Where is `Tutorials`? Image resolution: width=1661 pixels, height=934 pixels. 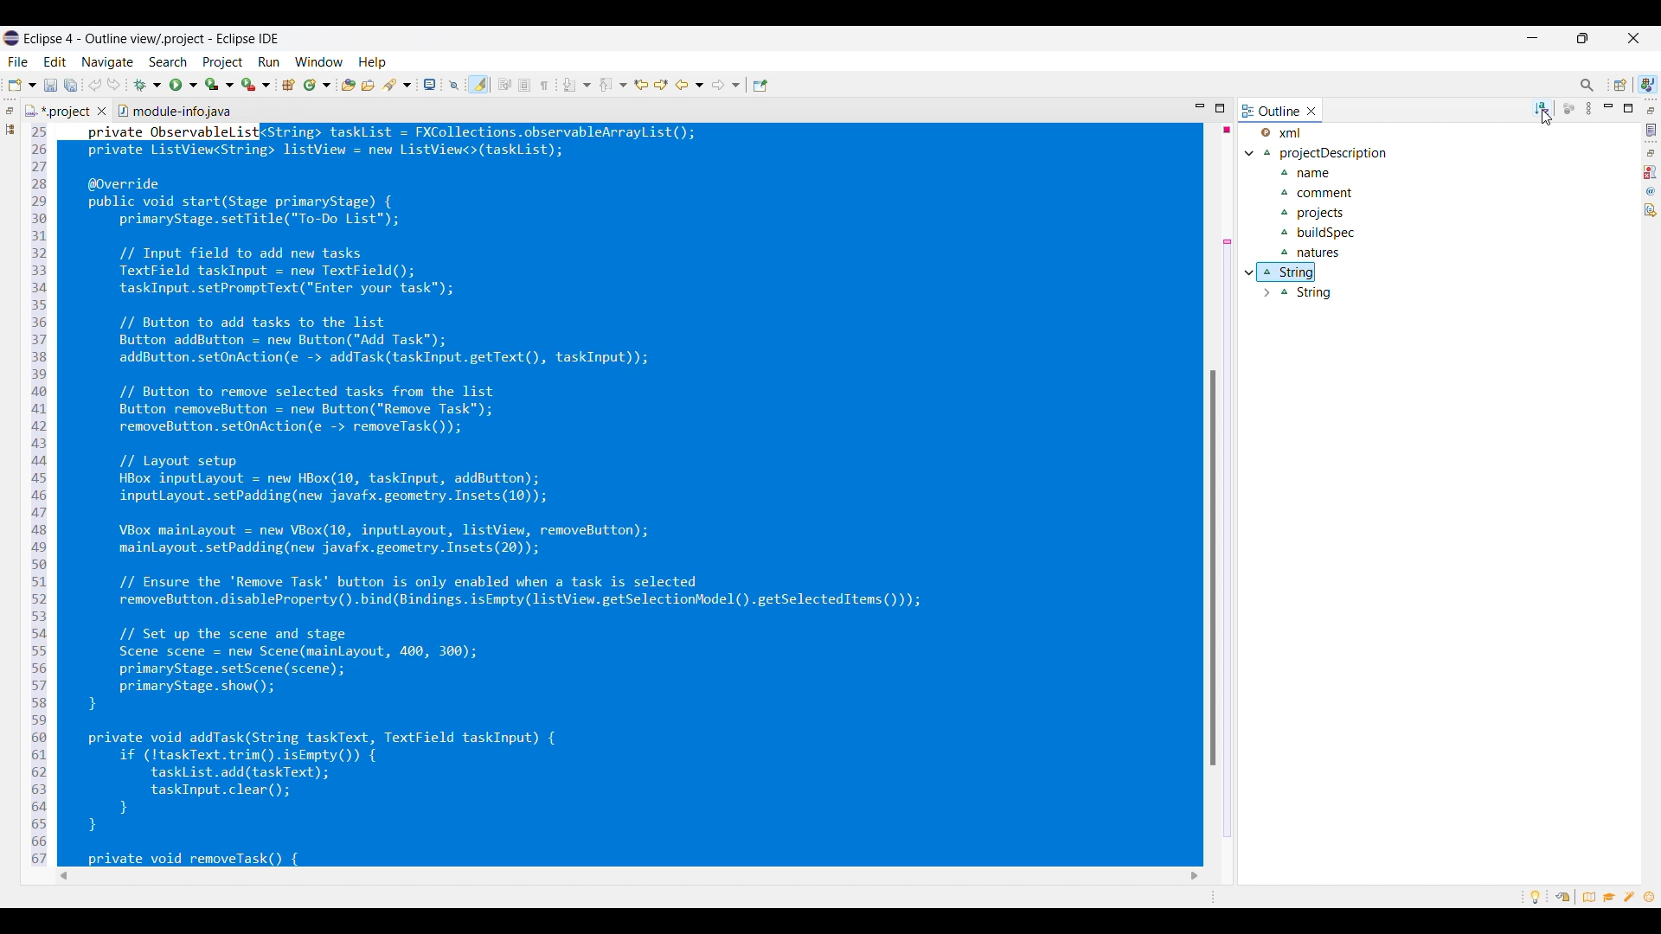 Tutorials is located at coordinates (1609, 897).